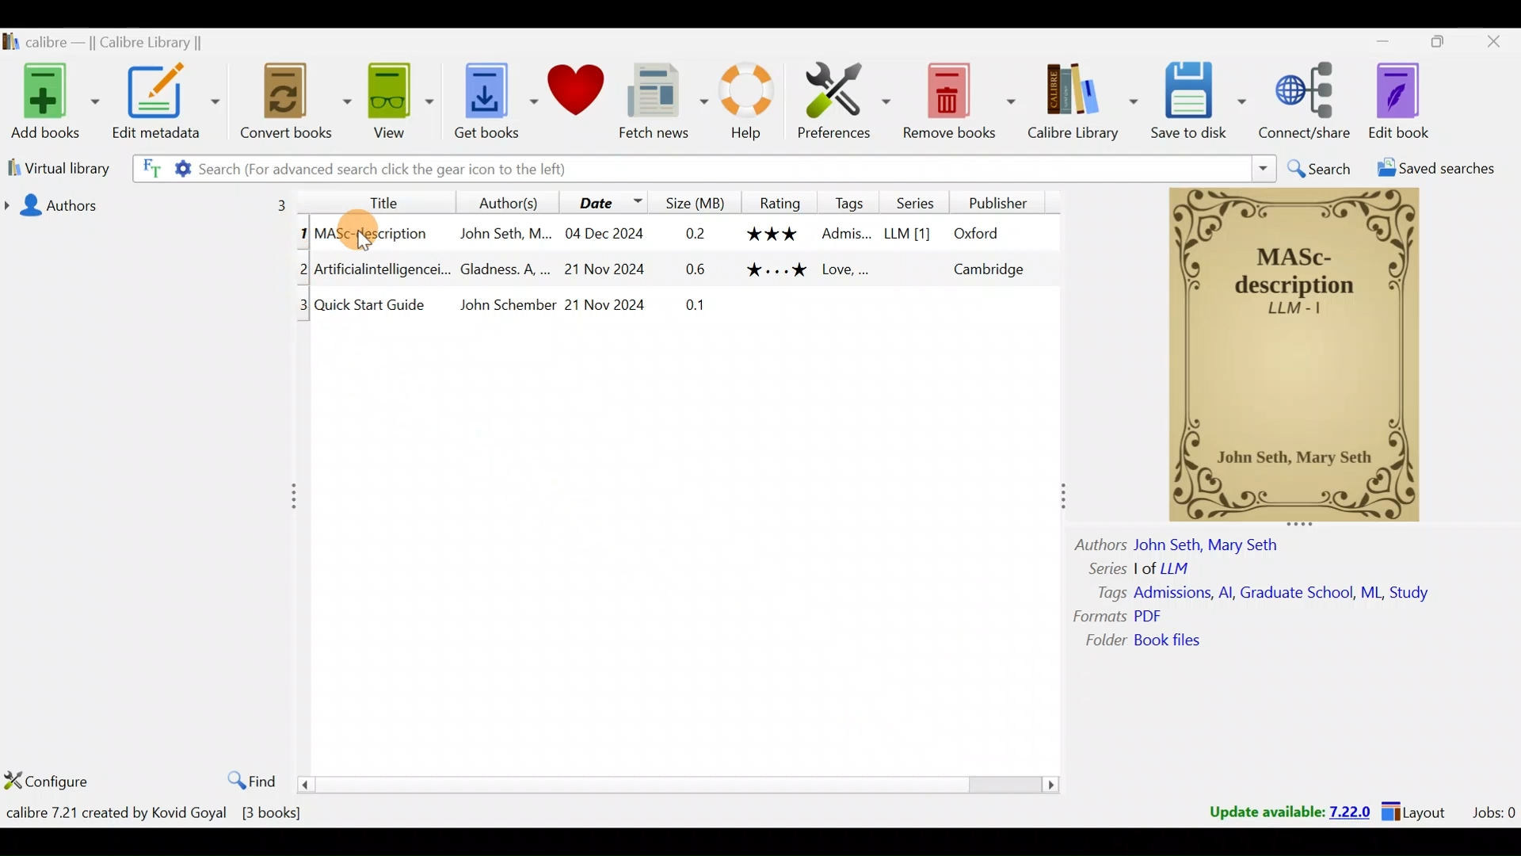 This screenshot has width=1521, height=856. I want to click on , so click(1295, 357).